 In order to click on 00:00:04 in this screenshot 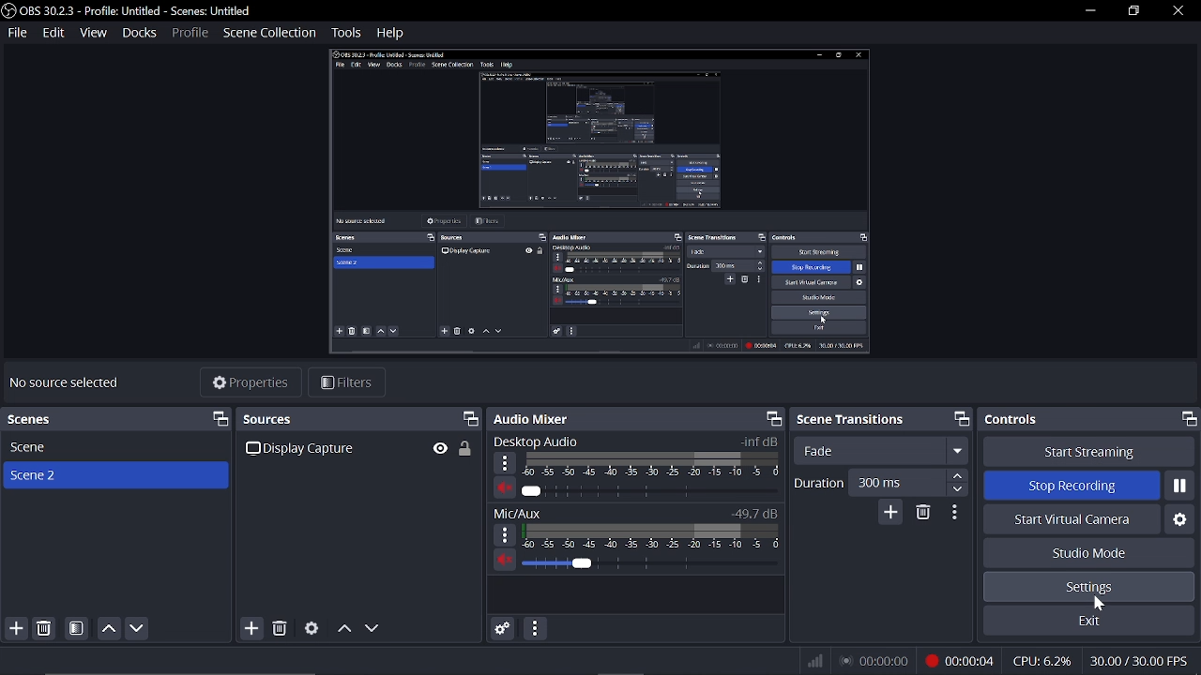, I will do `click(963, 660)`.